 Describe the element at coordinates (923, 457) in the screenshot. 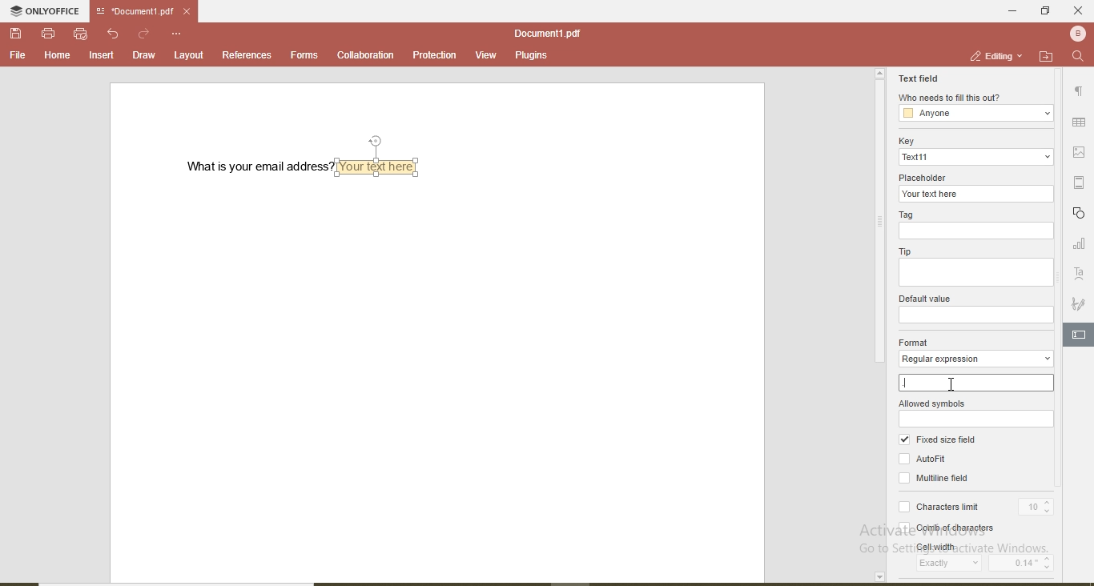

I see `Autofit` at that location.